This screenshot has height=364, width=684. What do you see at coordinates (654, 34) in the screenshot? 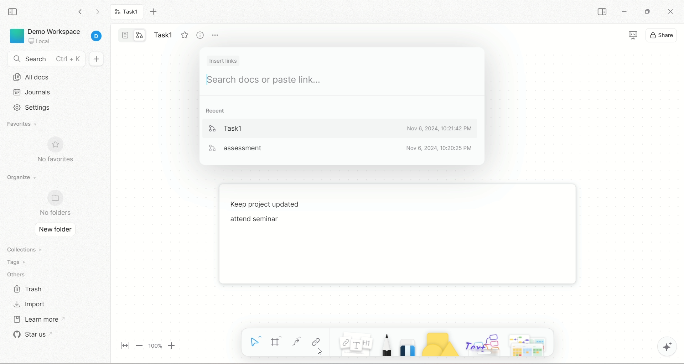
I see `display` at bounding box center [654, 34].